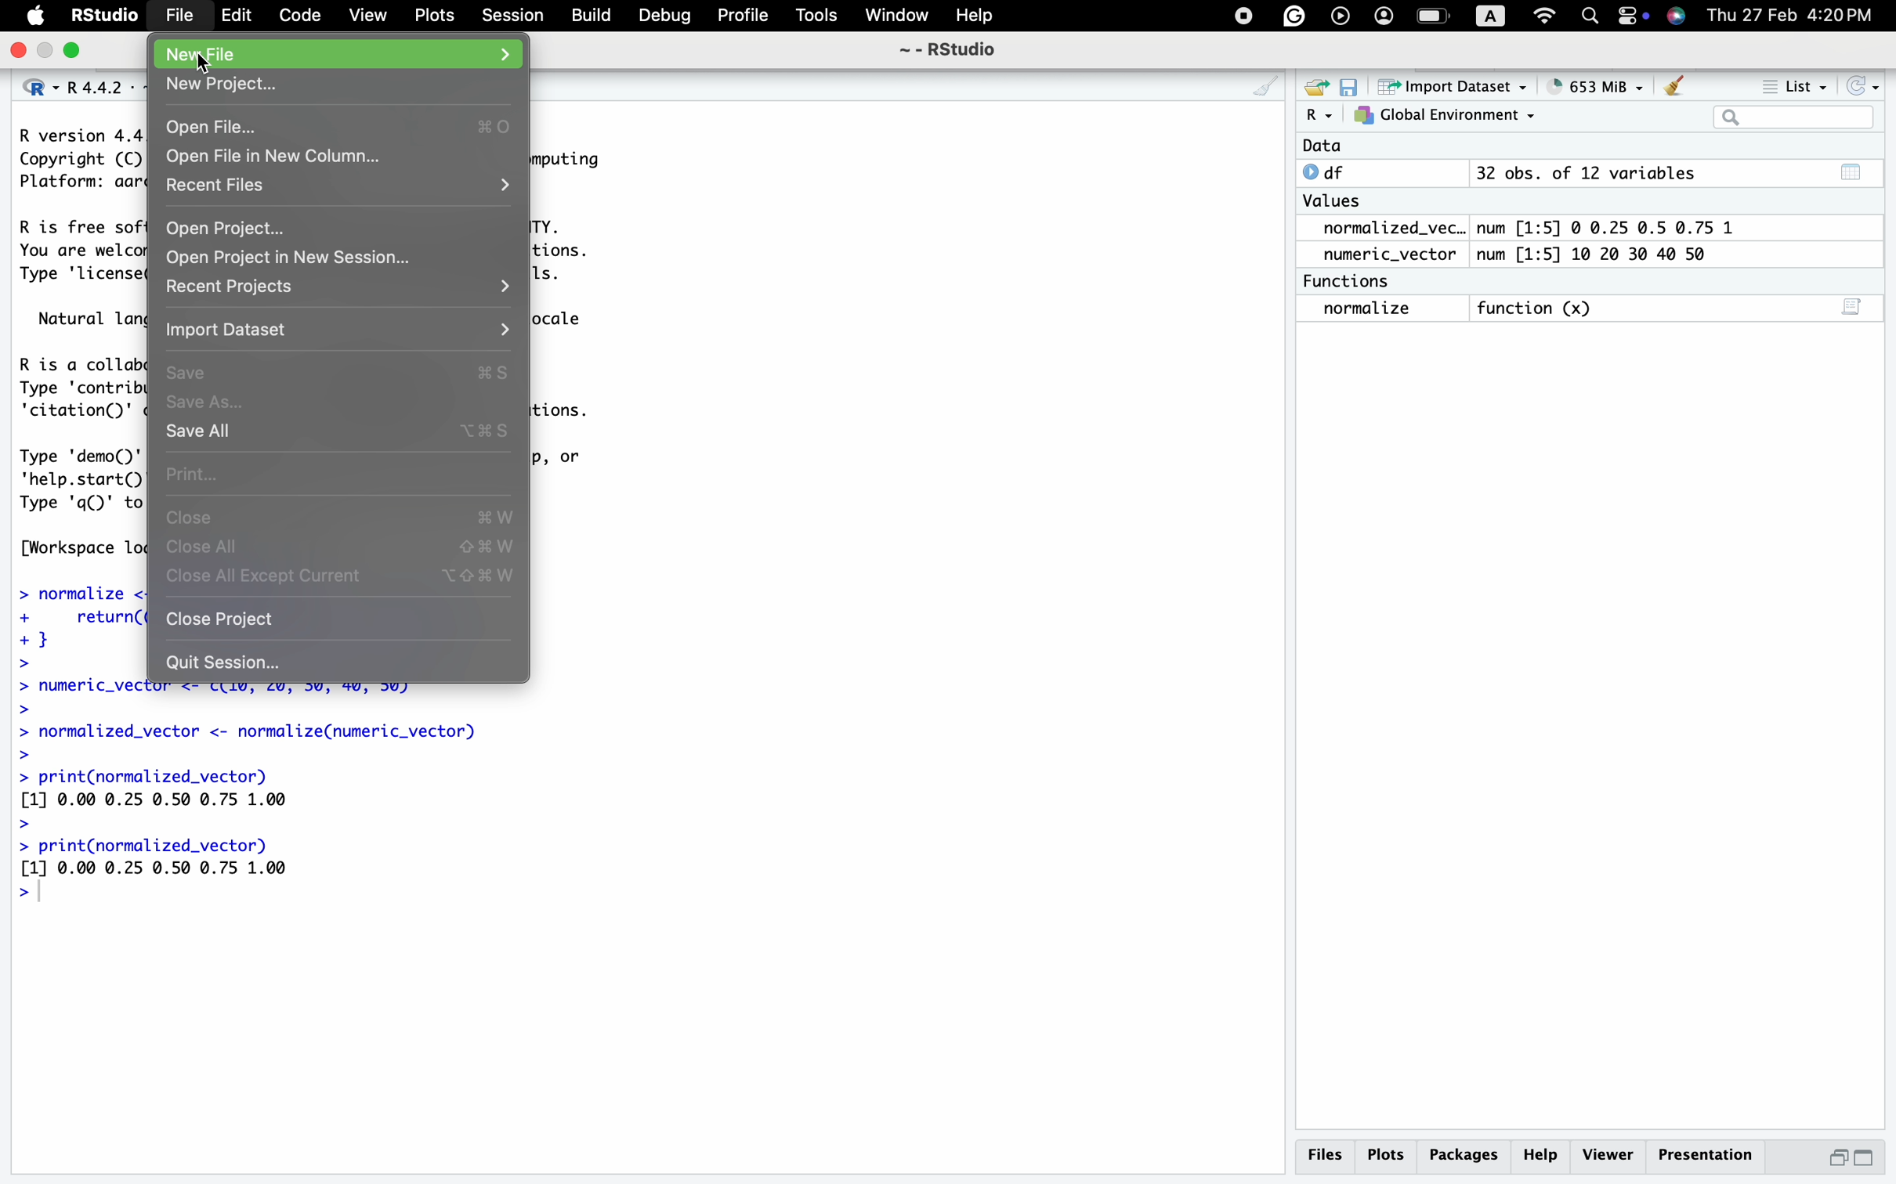  What do you see at coordinates (1708, 1153) in the screenshot?
I see `Presentation` at bounding box center [1708, 1153].